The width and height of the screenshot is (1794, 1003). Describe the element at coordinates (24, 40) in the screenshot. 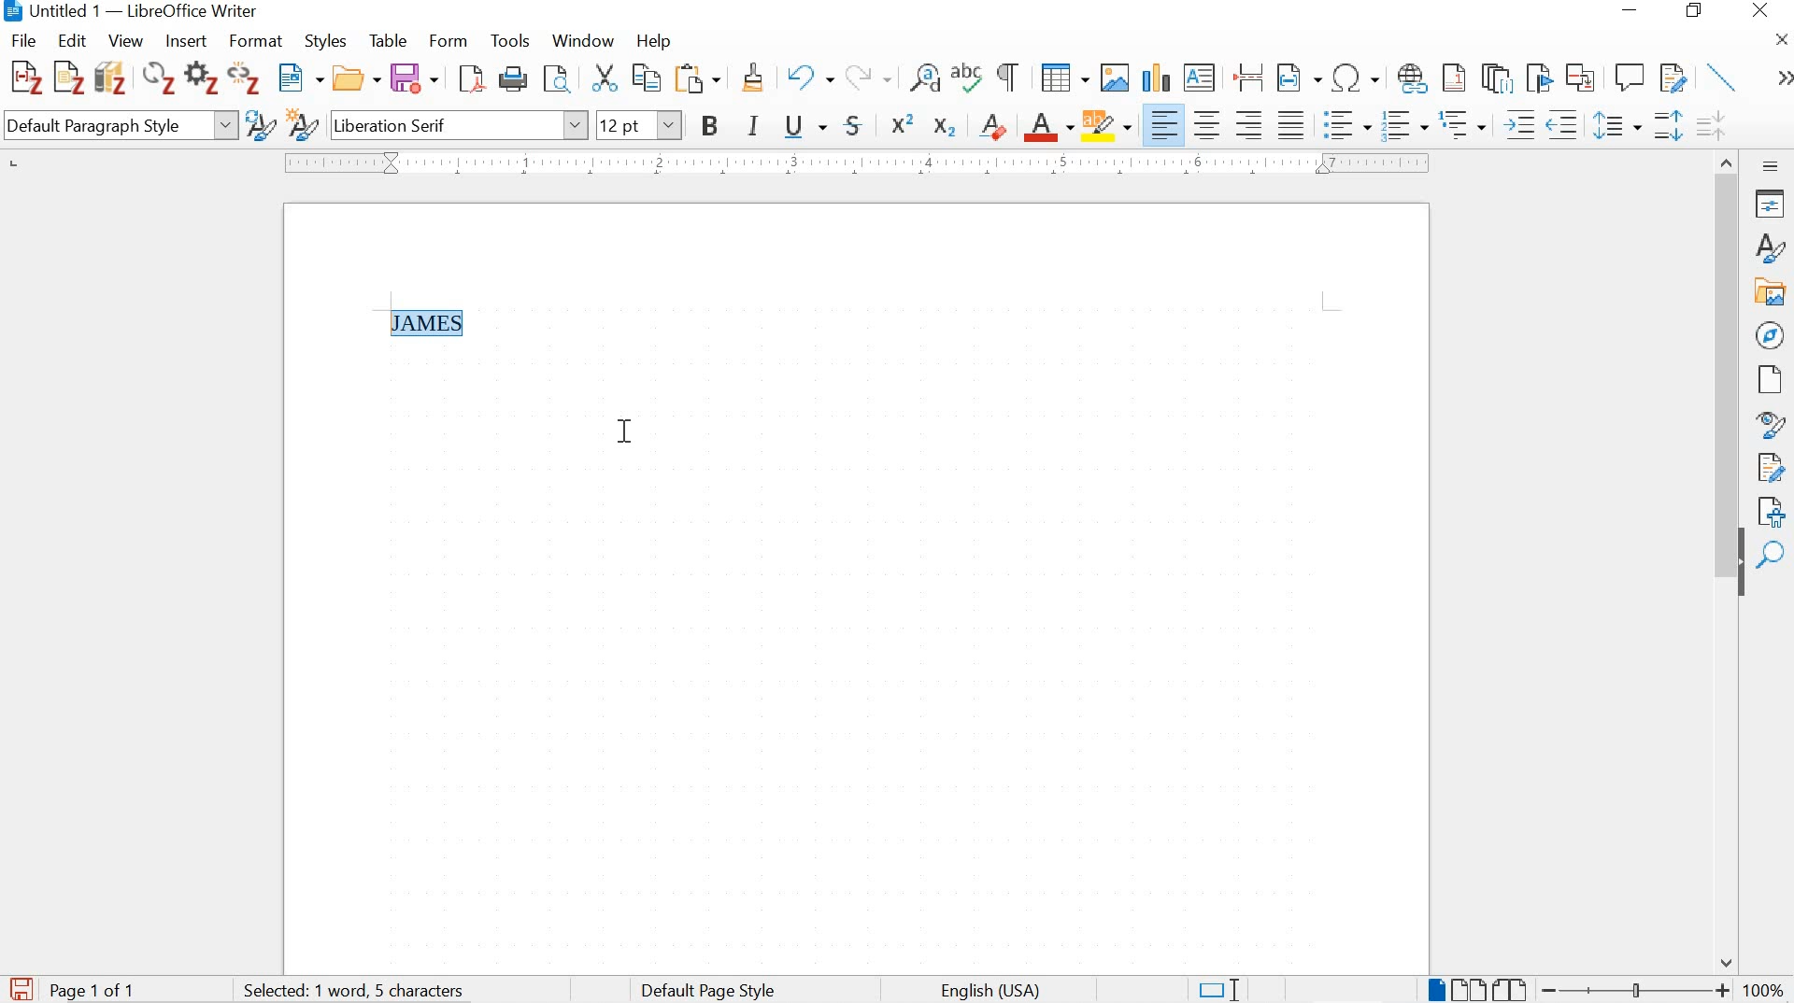

I see `file` at that location.